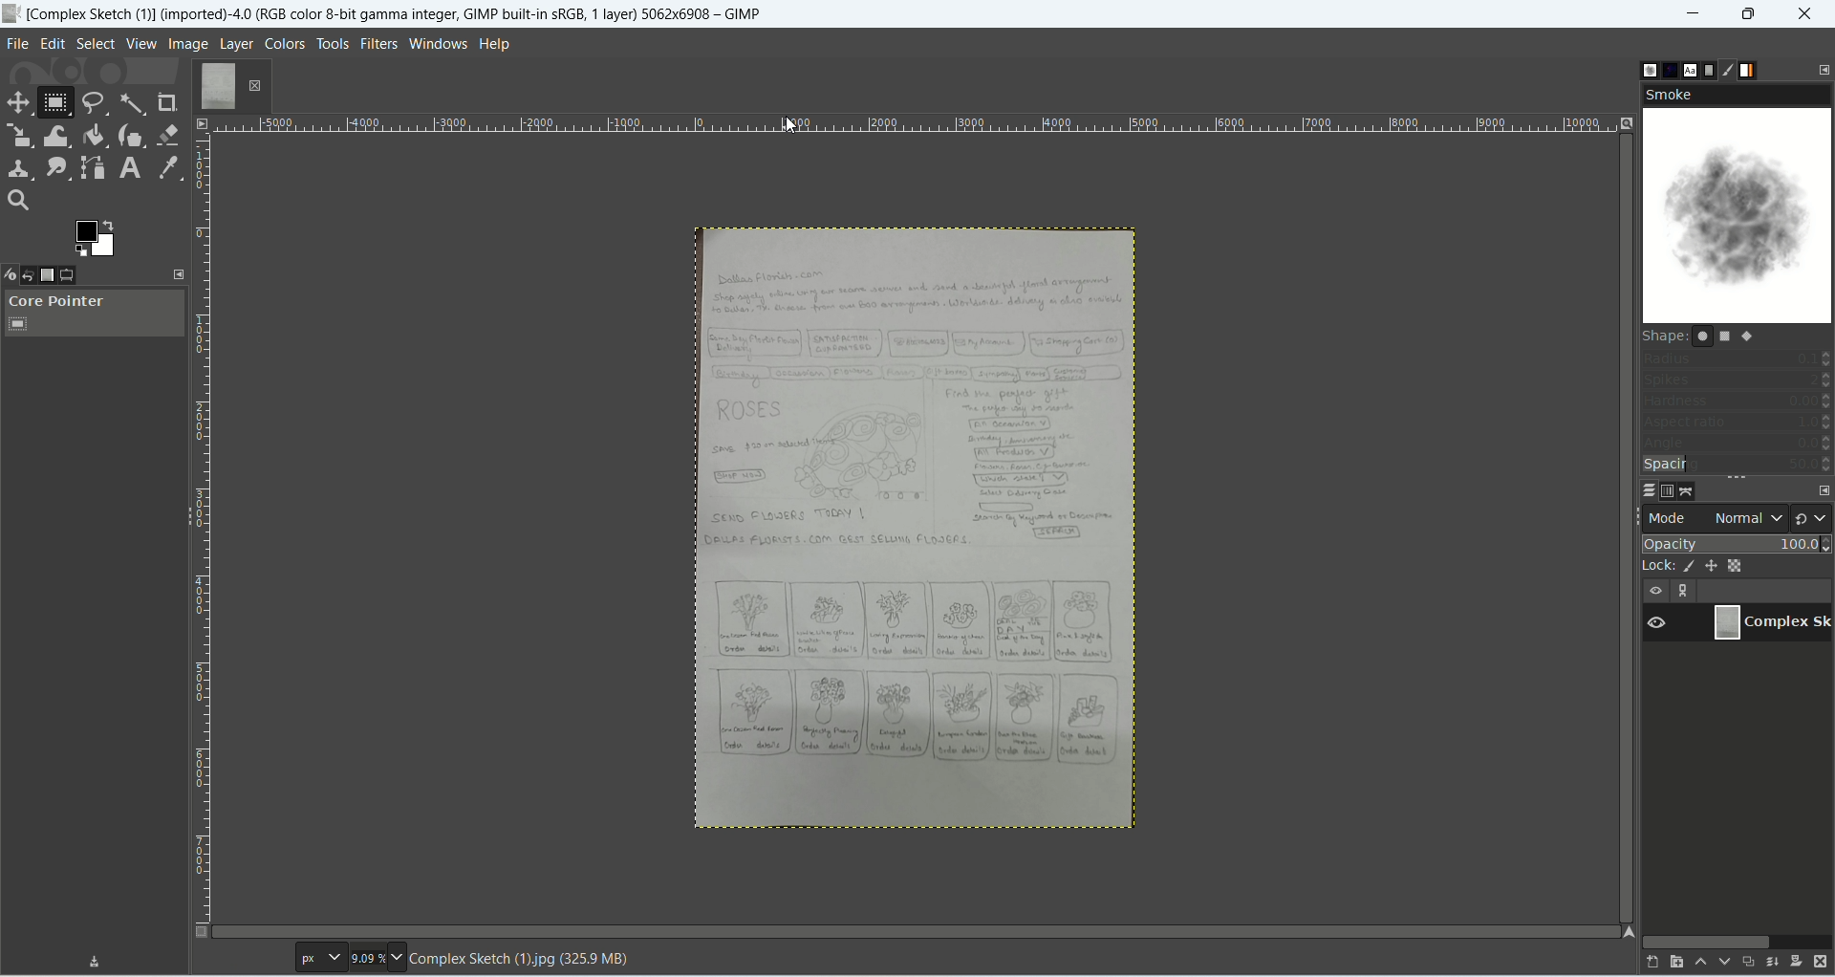 Image resolution: width=1835 pixels, height=977 pixels. I want to click on free select, so click(92, 105).